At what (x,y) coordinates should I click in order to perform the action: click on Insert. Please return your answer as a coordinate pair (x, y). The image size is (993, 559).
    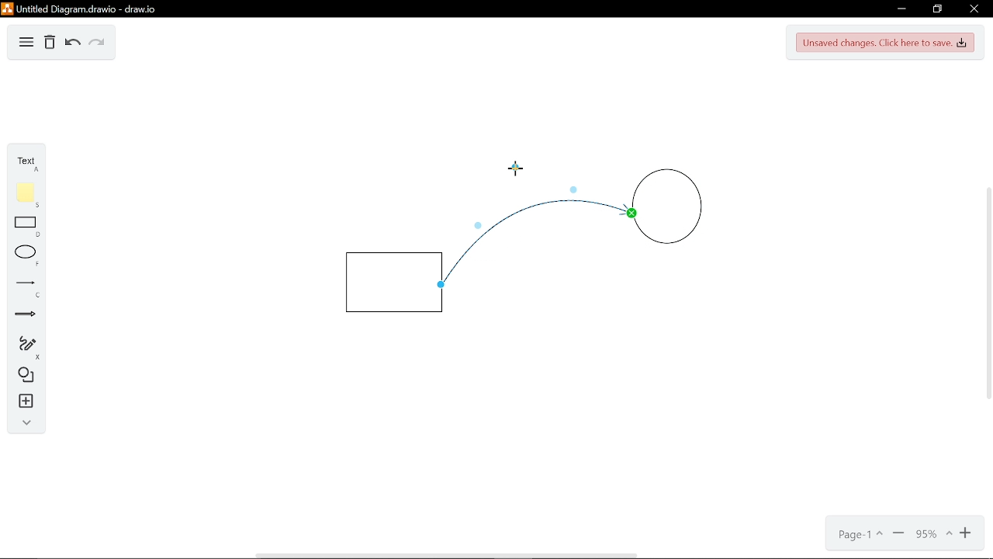
    Looking at the image, I should click on (22, 401).